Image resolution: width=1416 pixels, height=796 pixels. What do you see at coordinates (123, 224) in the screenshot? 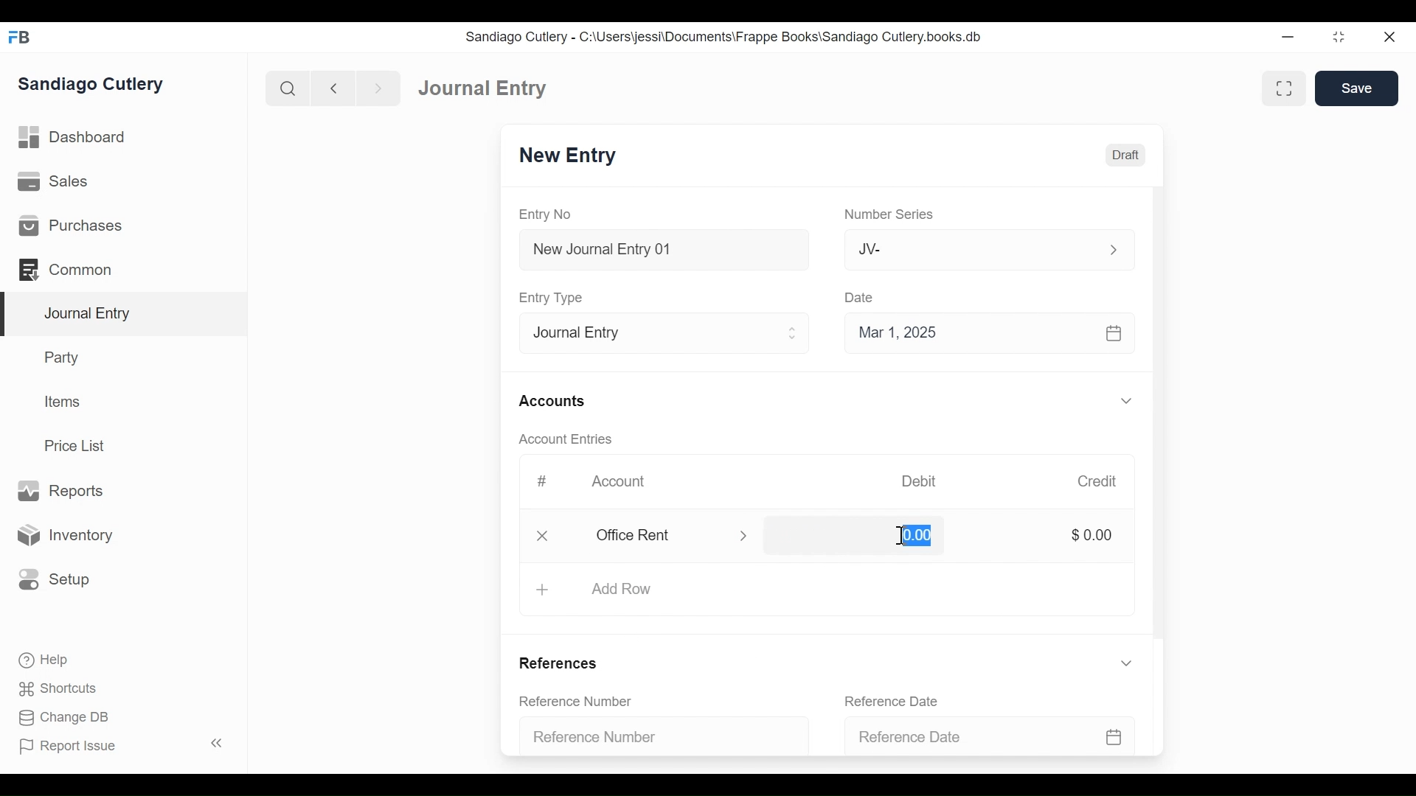
I see `Purchases` at bounding box center [123, 224].